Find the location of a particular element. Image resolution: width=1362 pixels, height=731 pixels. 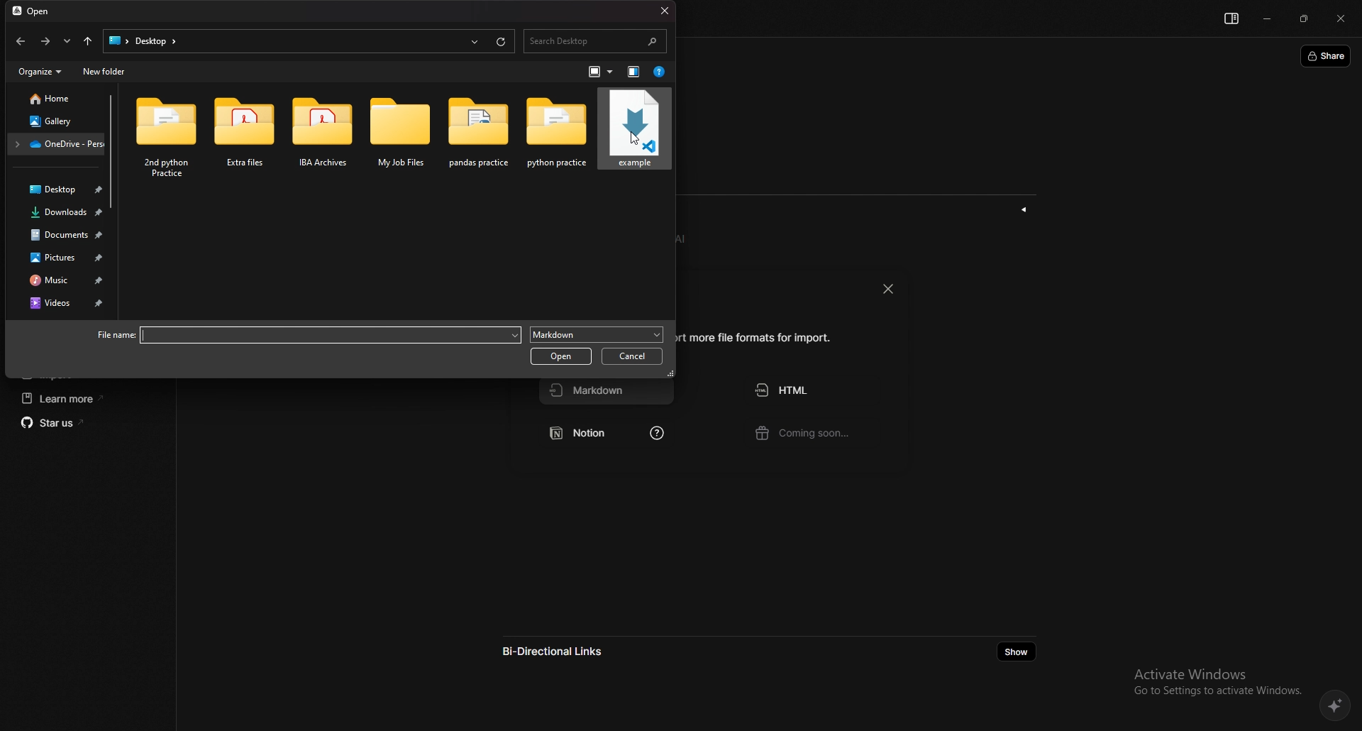

refresh is located at coordinates (503, 41).